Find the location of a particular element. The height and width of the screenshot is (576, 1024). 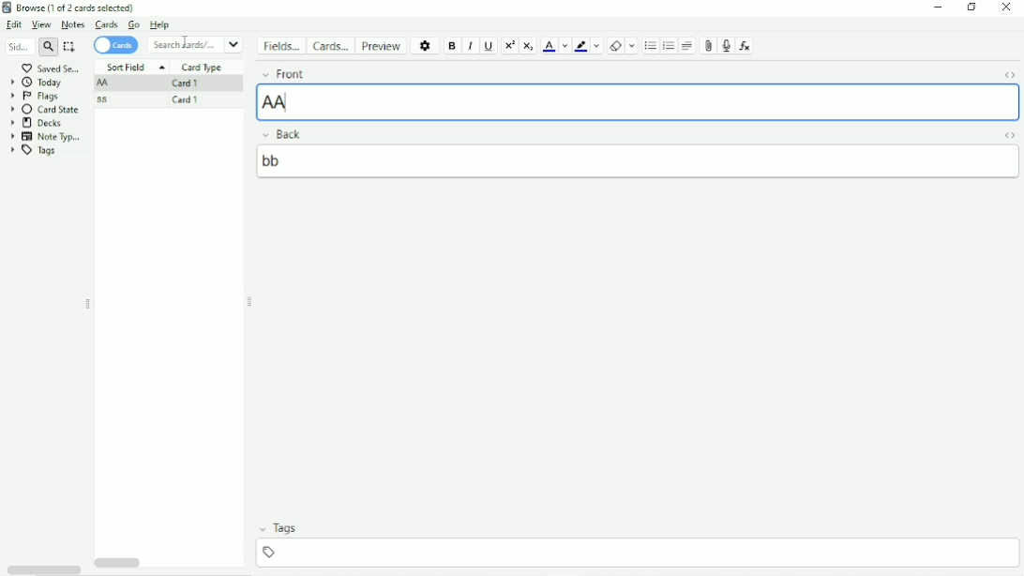

Italic is located at coordinates (470, 46).